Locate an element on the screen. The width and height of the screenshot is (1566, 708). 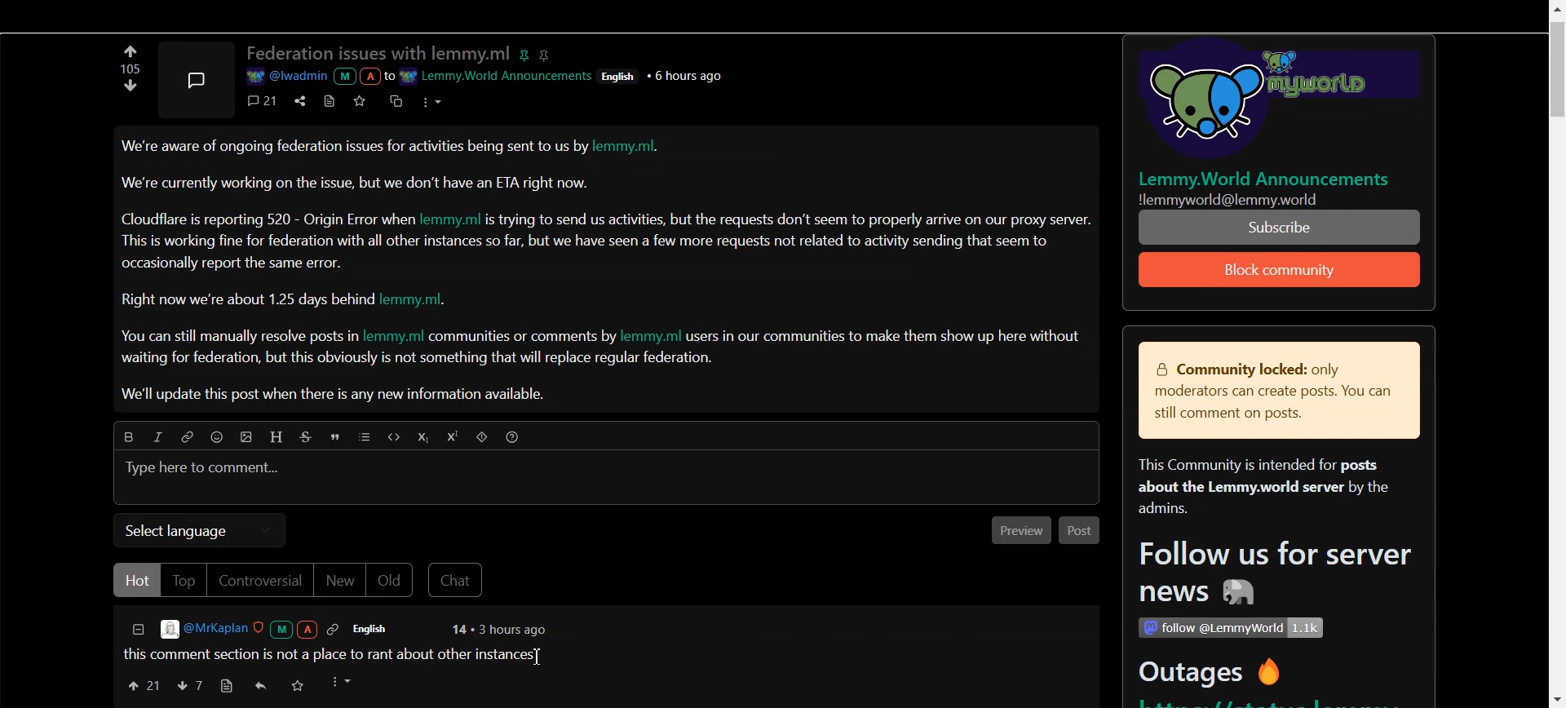
Quote is located at coordinates (338, 439).